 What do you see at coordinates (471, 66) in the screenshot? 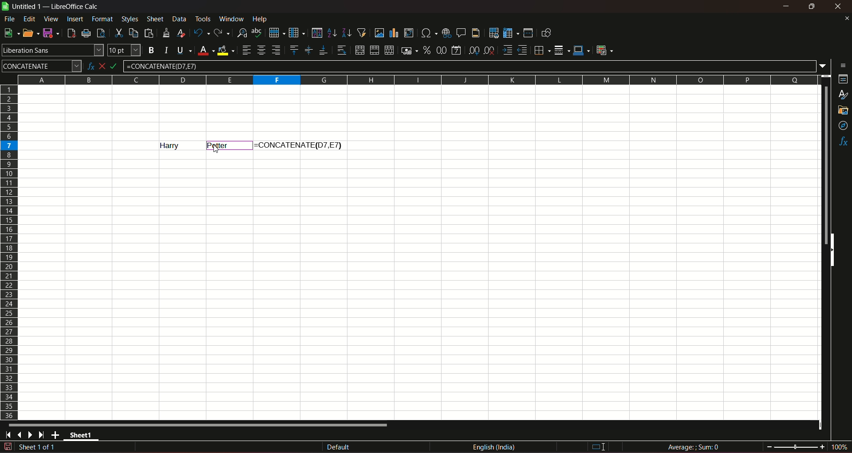
I see `input line` at bounding box center [471, 66].